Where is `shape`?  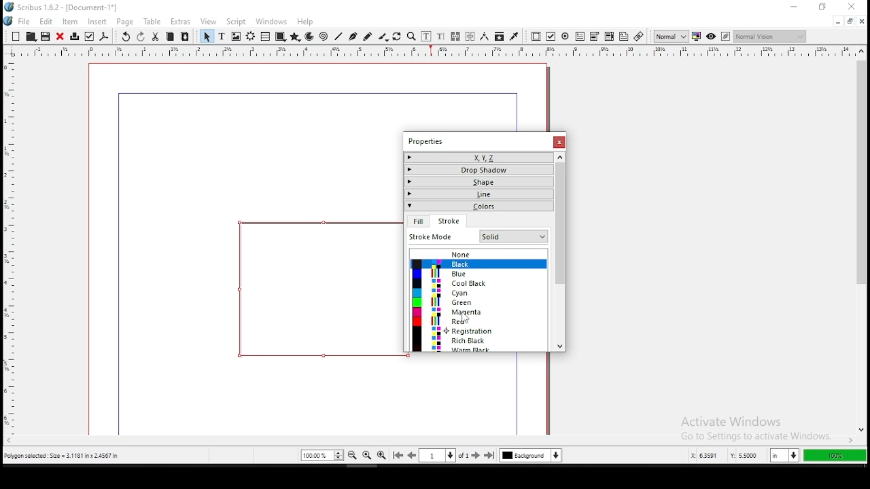
shape is located at coordinates (476, 181).